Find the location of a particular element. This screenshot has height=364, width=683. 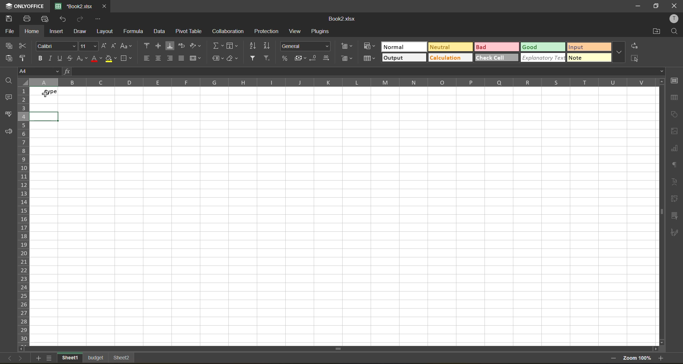

insert is located at coordinates (57, 30).